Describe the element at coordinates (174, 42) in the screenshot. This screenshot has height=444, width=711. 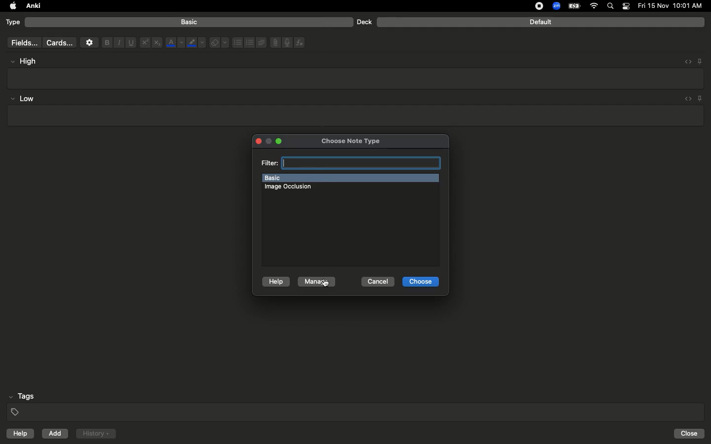
I see `Font color` at that location.